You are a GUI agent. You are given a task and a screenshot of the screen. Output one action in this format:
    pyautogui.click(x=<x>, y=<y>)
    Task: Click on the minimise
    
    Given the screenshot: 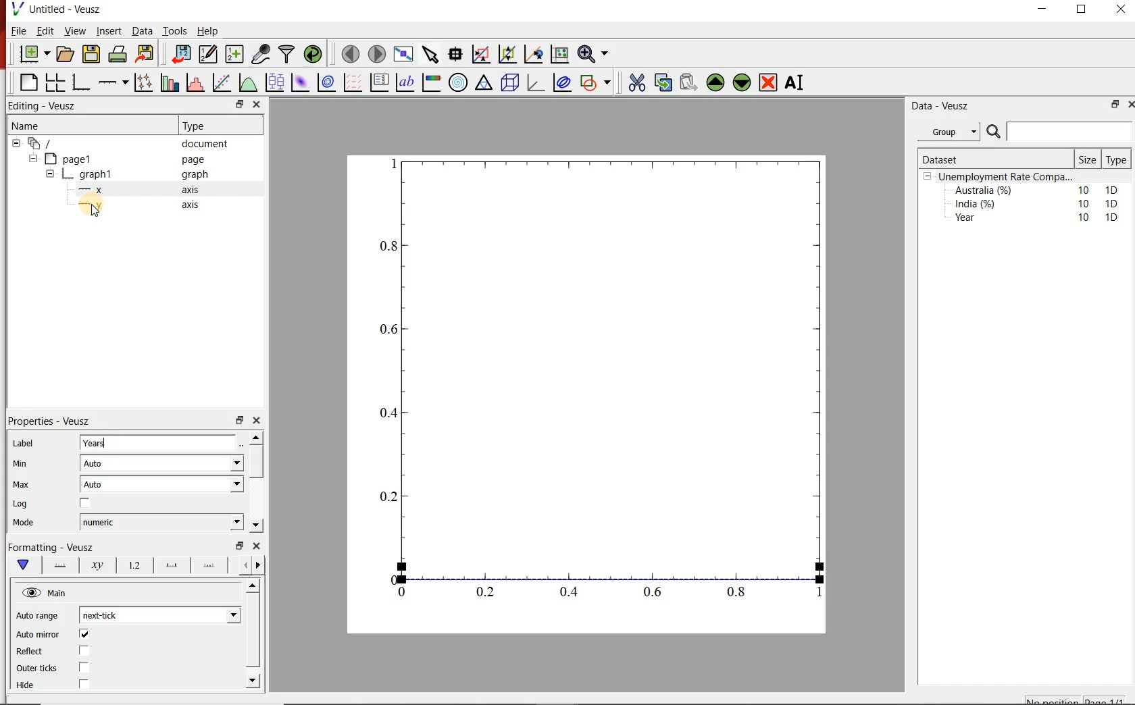 What is the action you would take?
    pyautogui.click(x=240, y=544)
    